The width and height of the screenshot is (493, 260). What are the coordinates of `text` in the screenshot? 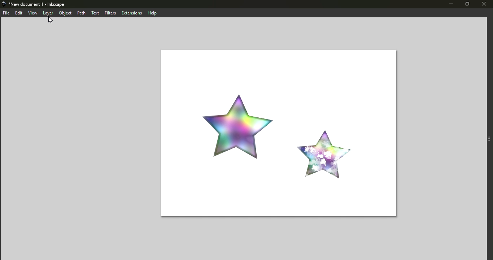 It's located at (96, 13).